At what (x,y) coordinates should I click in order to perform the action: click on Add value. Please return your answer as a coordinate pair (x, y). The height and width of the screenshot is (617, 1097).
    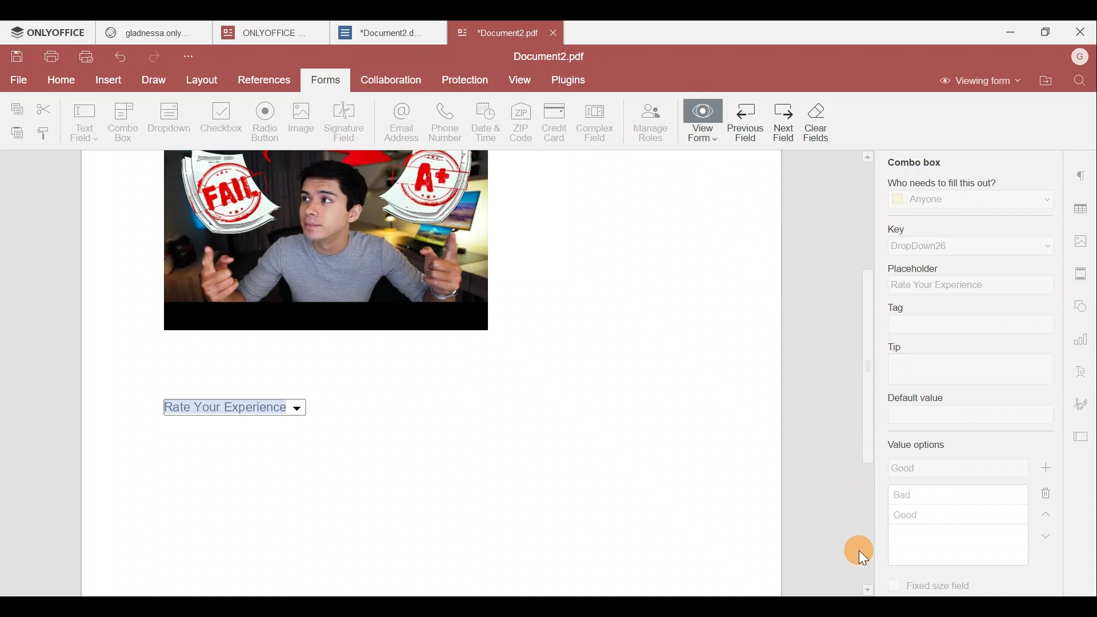
    Looking at the image, I should click on (1050, 467).